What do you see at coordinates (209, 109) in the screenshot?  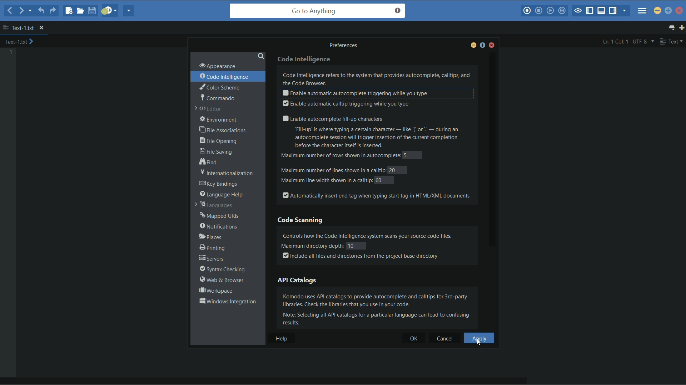 I see `editor` at bounding box center [209, 109].